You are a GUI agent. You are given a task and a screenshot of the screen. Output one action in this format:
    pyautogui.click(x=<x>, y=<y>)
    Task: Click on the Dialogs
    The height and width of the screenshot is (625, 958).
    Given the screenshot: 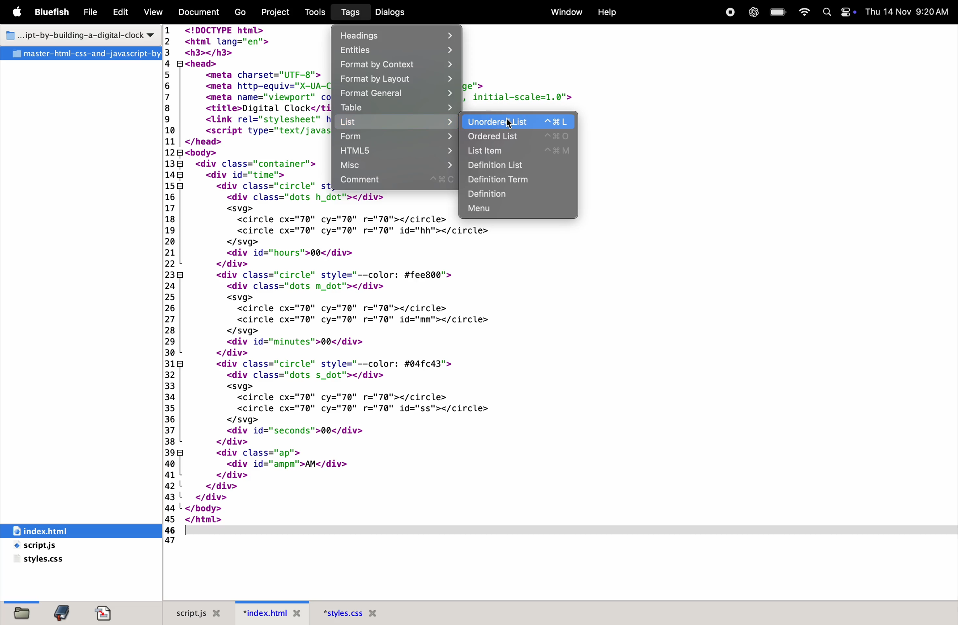 What is the action you would take?
    pyautogui.click(x=393, y=12)
    